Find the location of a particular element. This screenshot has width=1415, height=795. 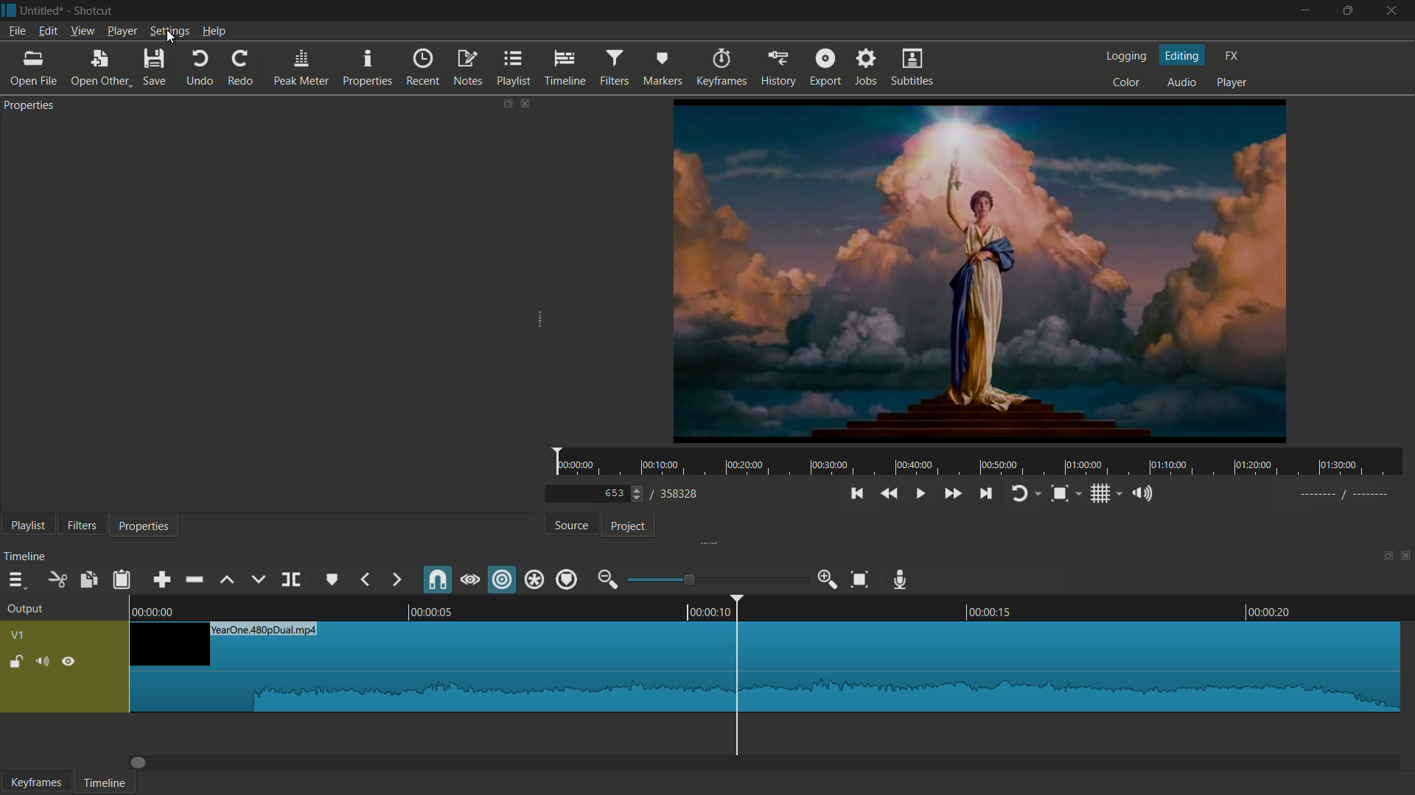

player menu is located at coordinates (123, 31).